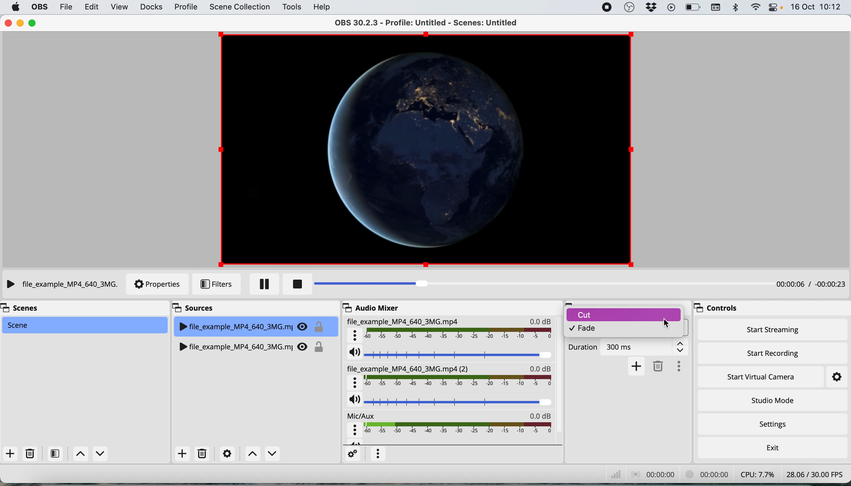 Image resolution: width=851 pixels, height=486 pixels. What do you see at coordinates (449, 329) in the screenshot?
I see `File_example_MP4_640_3MG` at bounding box center [449, 329].